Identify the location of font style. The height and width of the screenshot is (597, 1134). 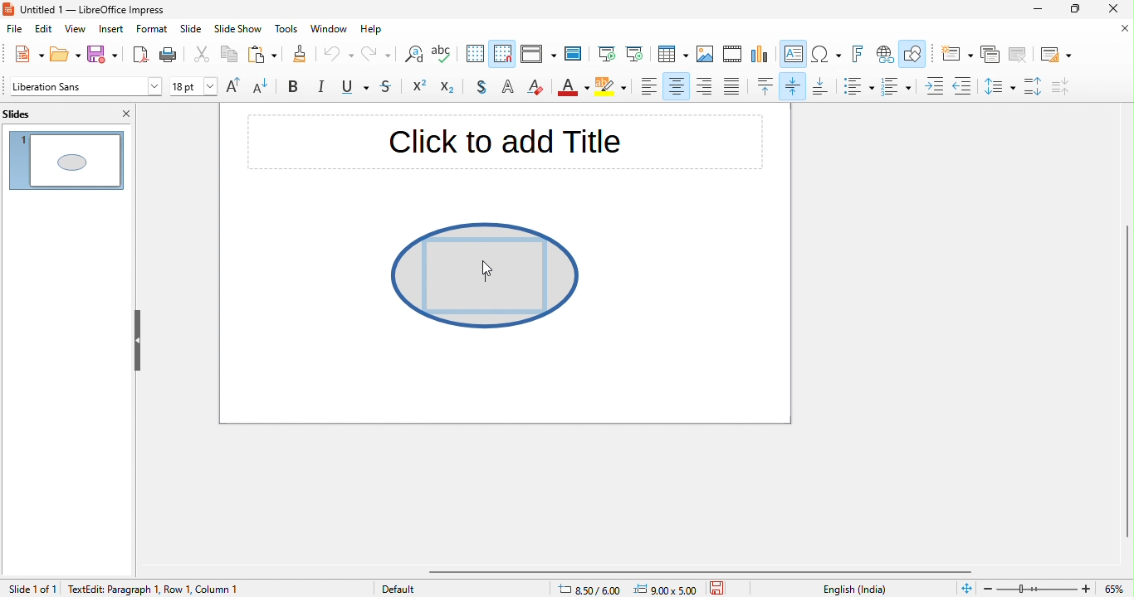
(84, 88).